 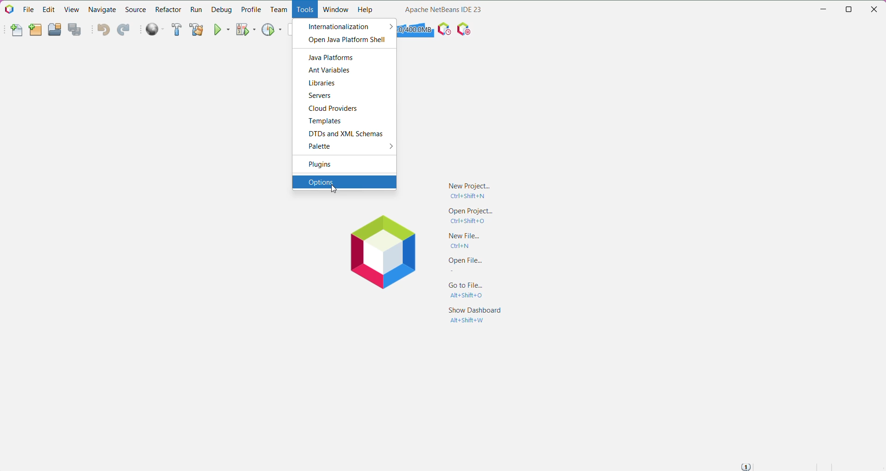 I want to click on Cloud Properties, so click(x=335, y=109).